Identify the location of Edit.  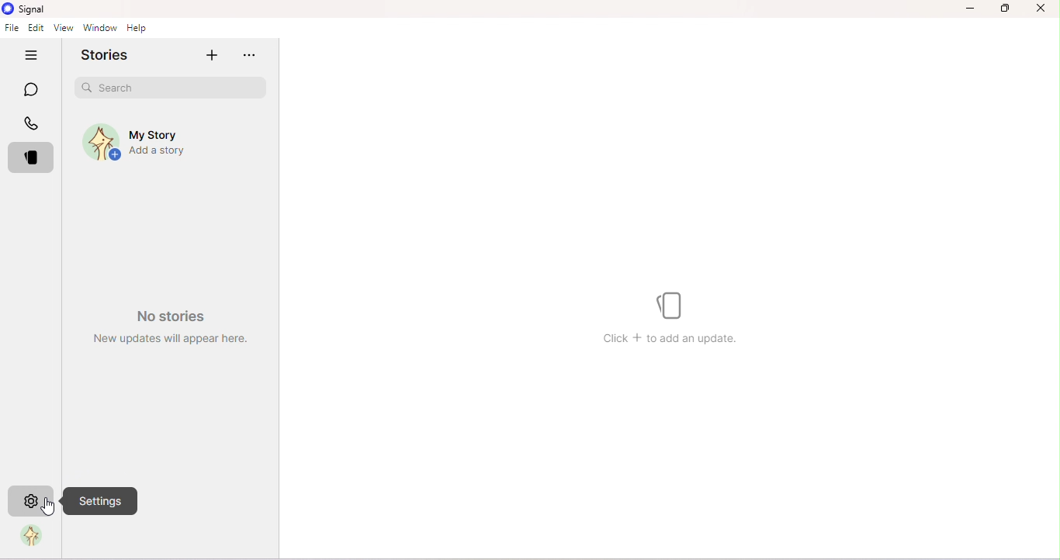
(37, 29).